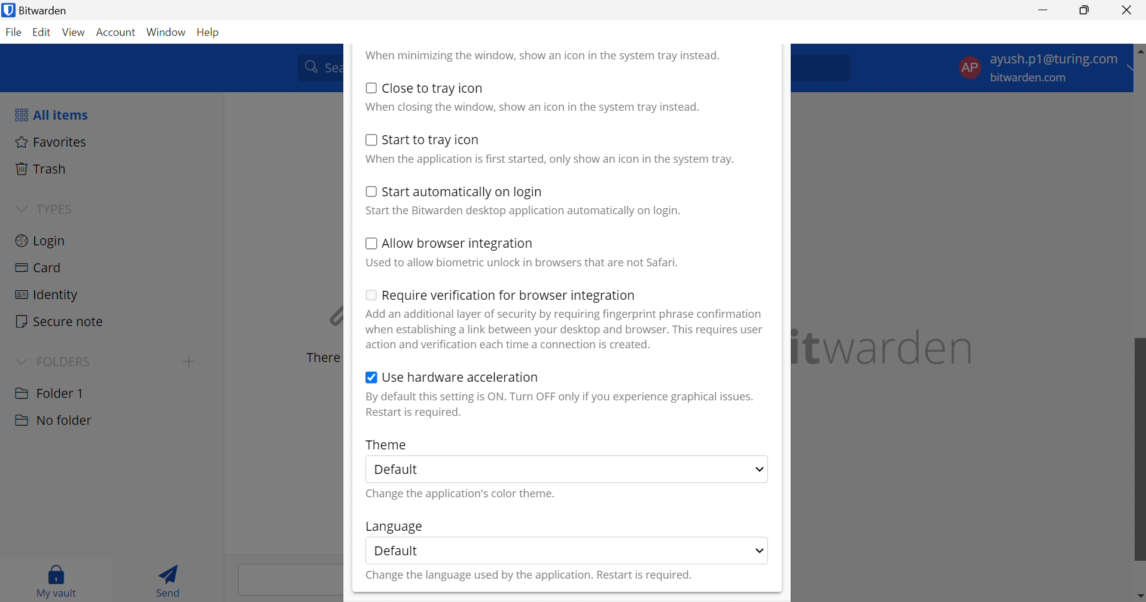 This screenshot has width=1146, height=602. What do you see at coordinates (50, 114) in the screenshot?
I see `All items` at bounding box center [50, 114].